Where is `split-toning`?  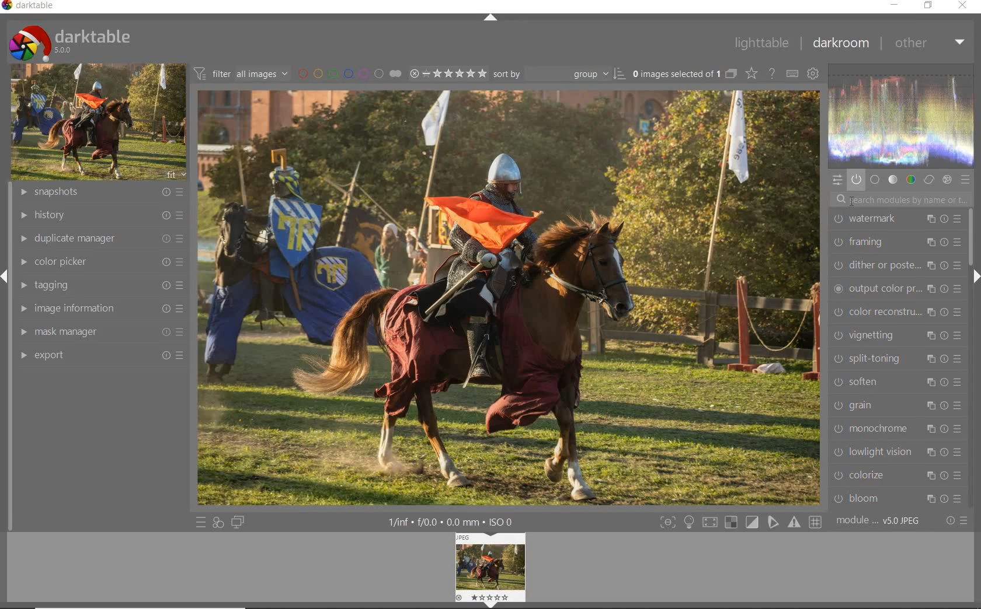 split-toning is located at coordinates (897, 360).